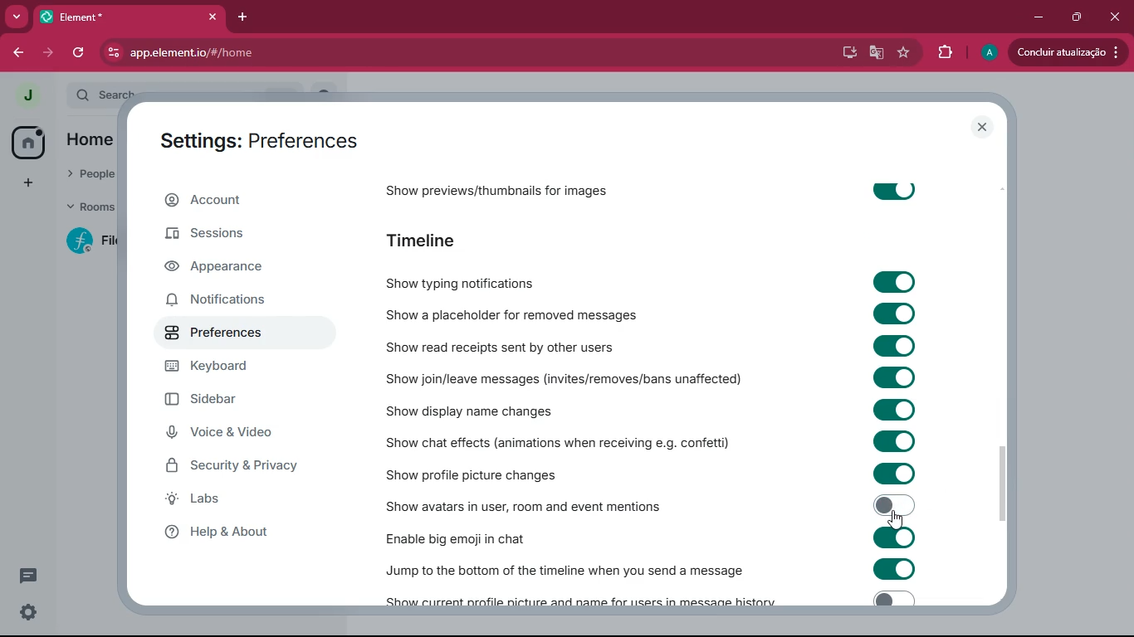  I want to click on search, so click(108, 92).